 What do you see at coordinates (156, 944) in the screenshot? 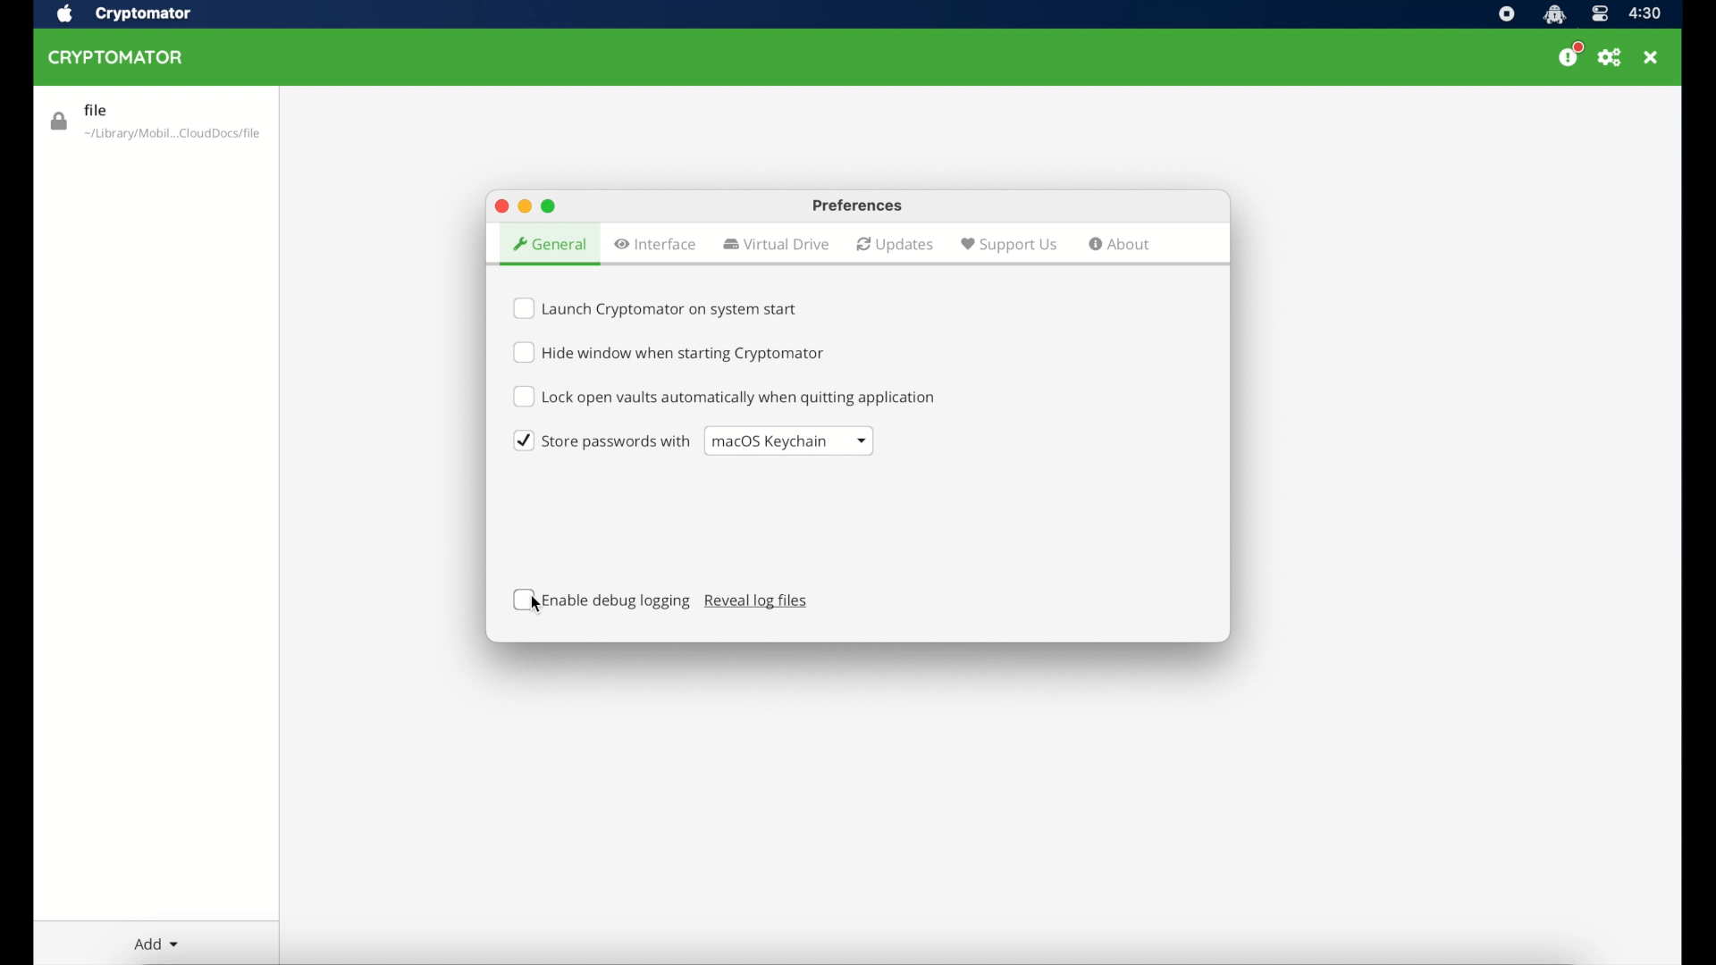
I see `add dropdown` at bounding box center [156, 944].